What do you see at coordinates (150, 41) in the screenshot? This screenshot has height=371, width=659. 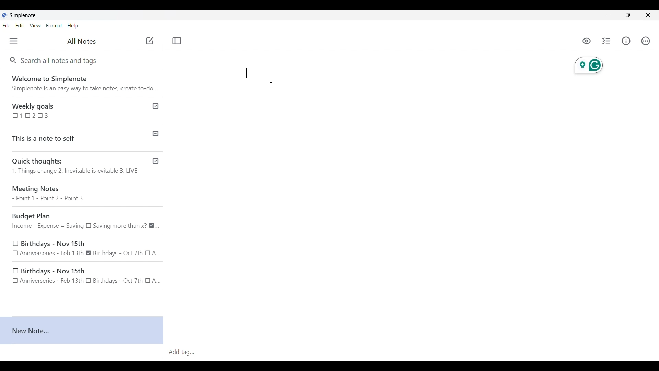 I see `Add new note` at bounding box center [150, 41].